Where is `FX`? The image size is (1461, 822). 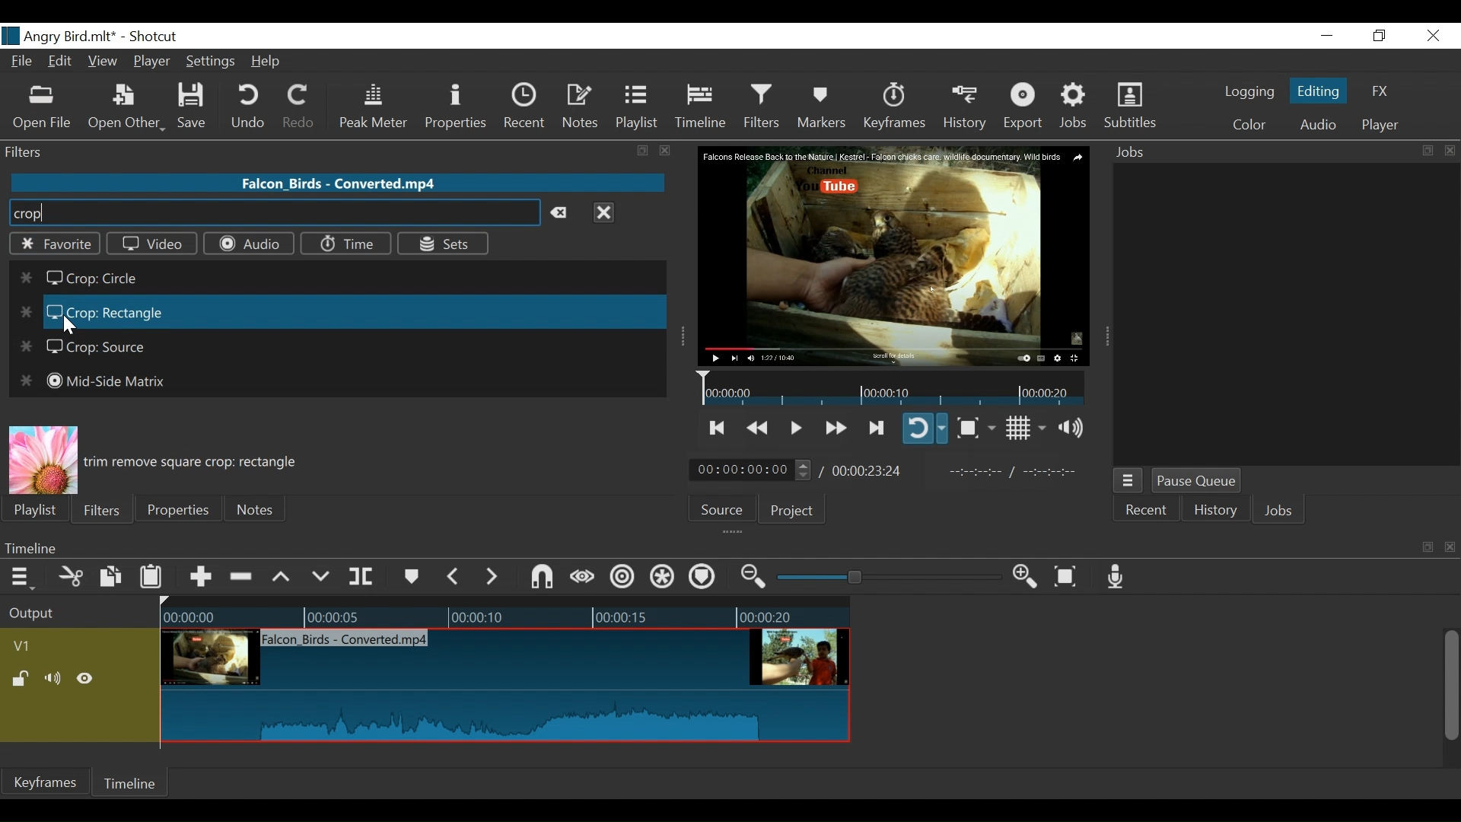 FX is located at coordinates (1378, 94).